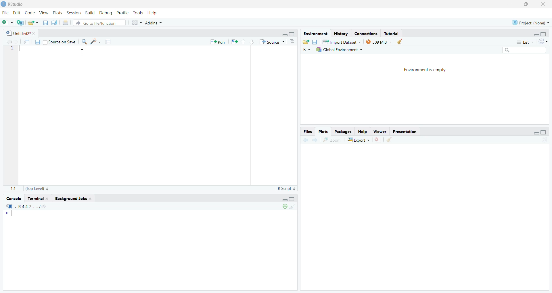 The width and height of the screenshot is (552, 293). I want to click on Tutorial, so click(393, 33).